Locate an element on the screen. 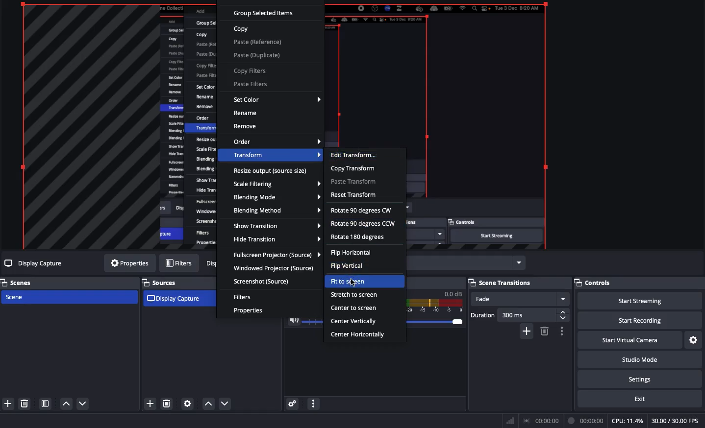  Order is located at coordinates (277, 142).